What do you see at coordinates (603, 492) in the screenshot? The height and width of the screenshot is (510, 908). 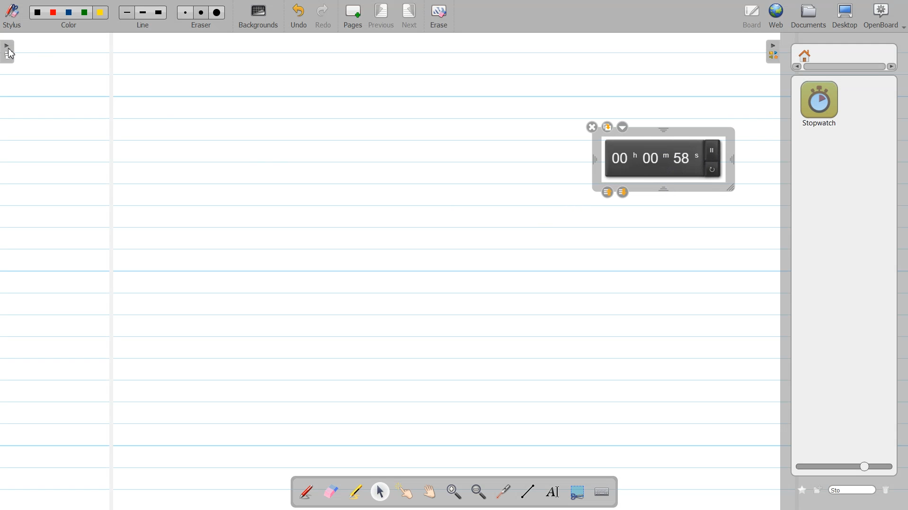 I see `Display Virtual Keyboard ` at bounding box center [603, 492].